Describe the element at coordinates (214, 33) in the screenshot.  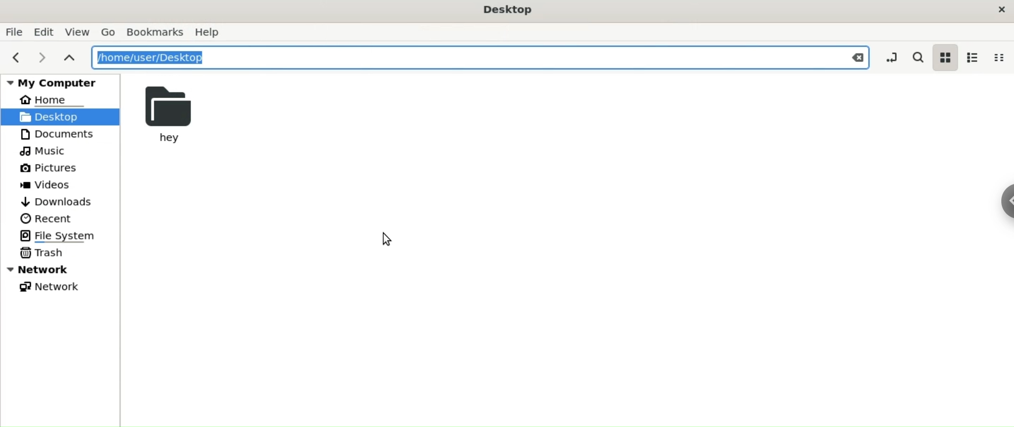
I see `Help` at that location.